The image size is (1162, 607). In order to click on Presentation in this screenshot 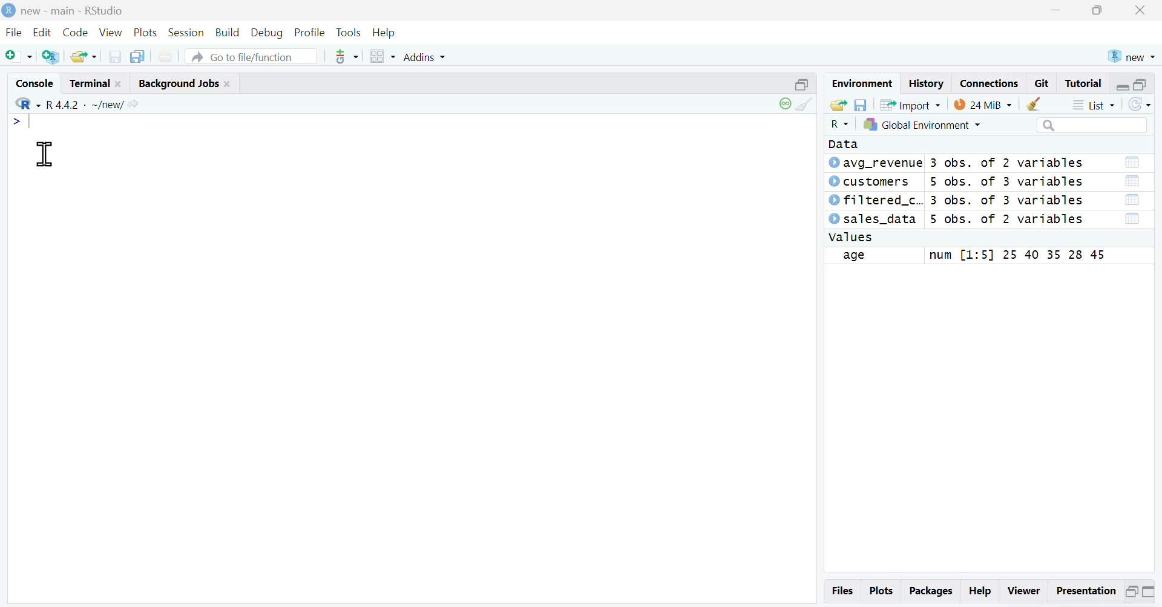, I will do `click(1085, 592)`.